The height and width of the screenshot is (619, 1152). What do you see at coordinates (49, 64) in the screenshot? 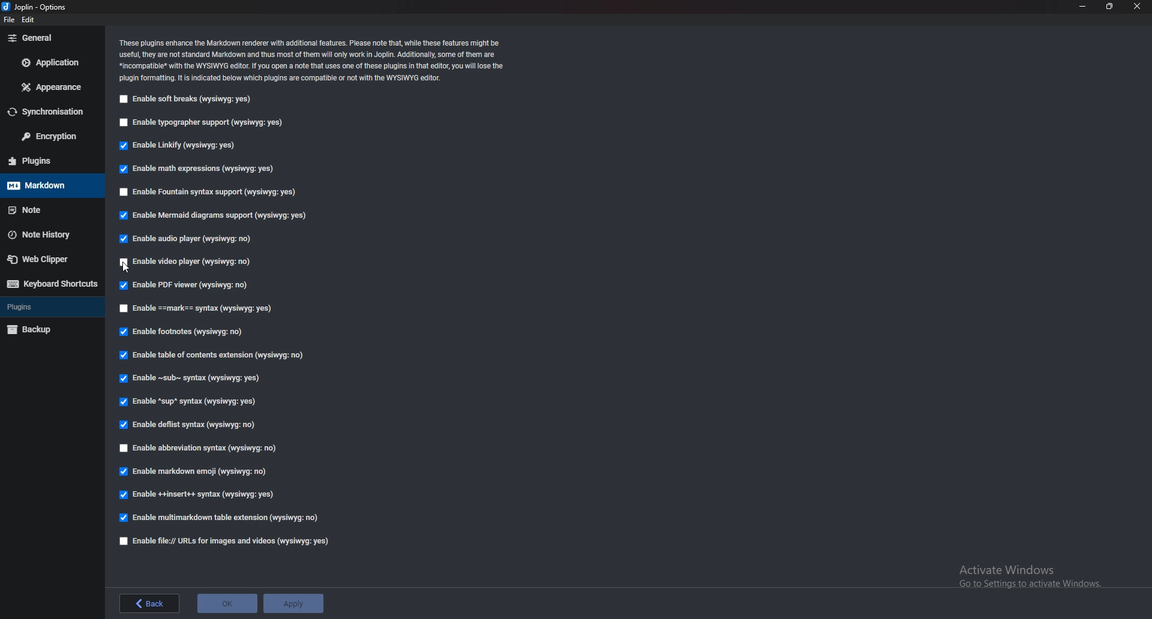
I see `Application` at bounding box center [49, 64].